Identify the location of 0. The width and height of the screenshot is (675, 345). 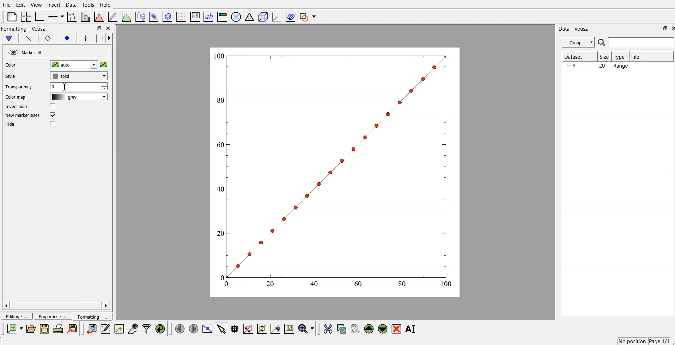
(79, 87).